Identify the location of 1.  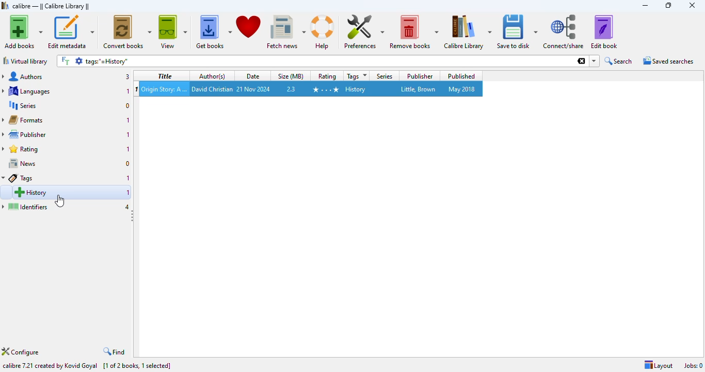
(128, 149).